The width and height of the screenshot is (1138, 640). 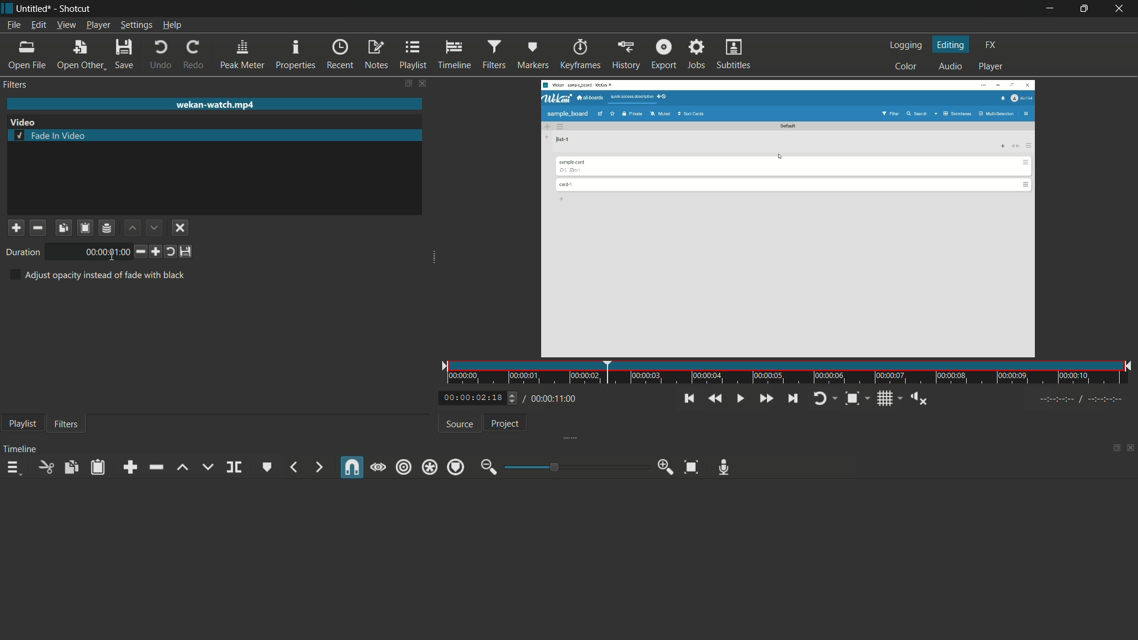 What do you see at coordinates (489, 467) in the screenshot?
I see `zoom out` at bounding box center [489, 467].